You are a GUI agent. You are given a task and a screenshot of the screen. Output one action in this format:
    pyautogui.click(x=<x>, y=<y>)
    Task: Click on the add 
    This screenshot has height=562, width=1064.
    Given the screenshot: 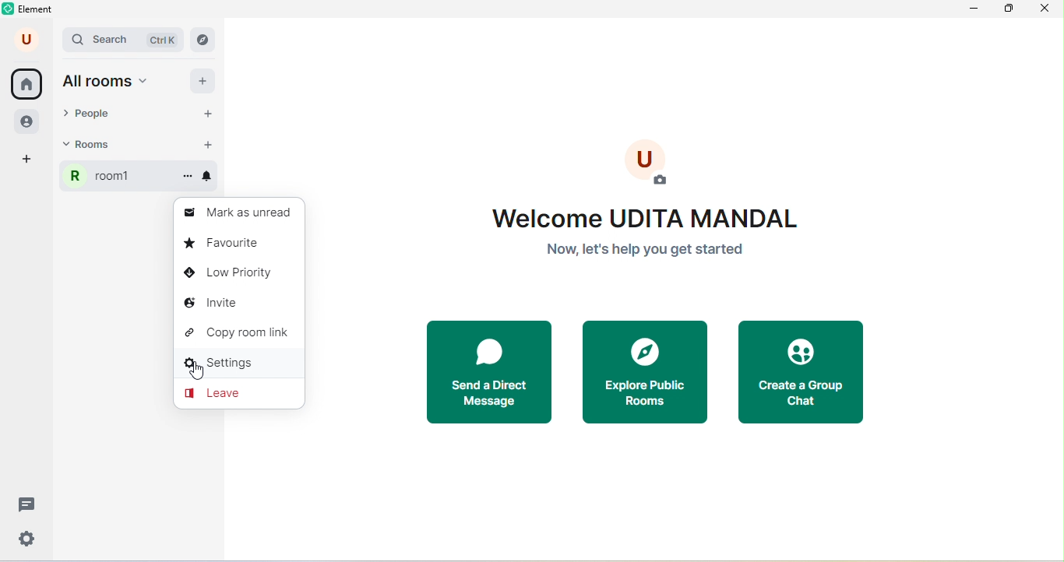 What is the action you would take?
    pyautogui.click(x=203, y=80)
    